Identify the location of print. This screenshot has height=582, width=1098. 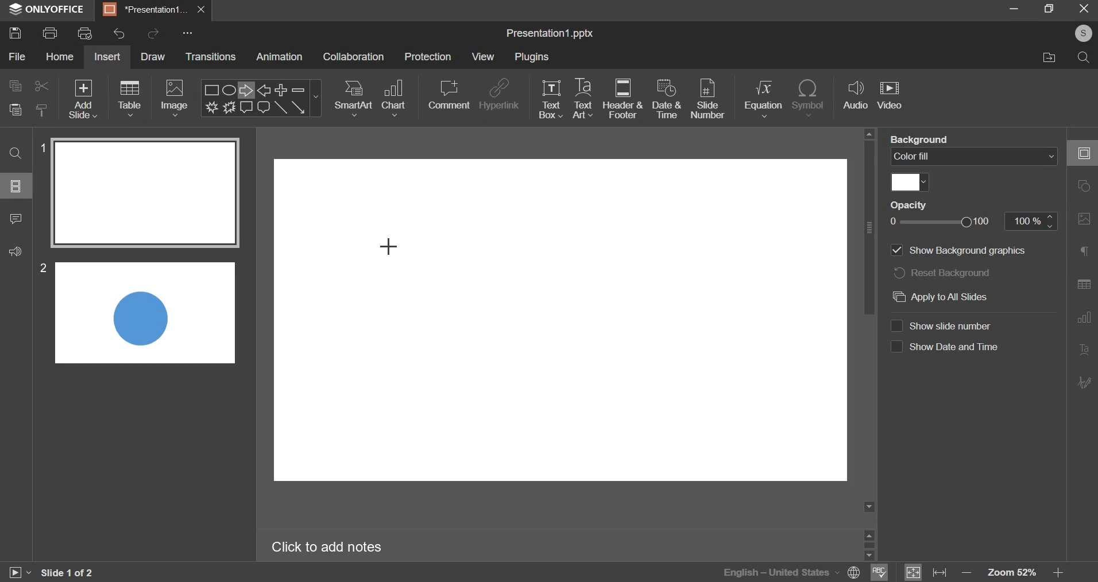
(51, 33).